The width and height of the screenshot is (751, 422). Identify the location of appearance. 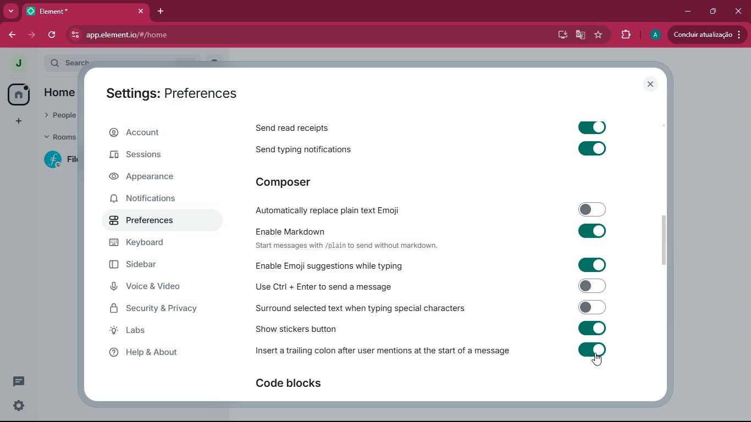
(152, 178).